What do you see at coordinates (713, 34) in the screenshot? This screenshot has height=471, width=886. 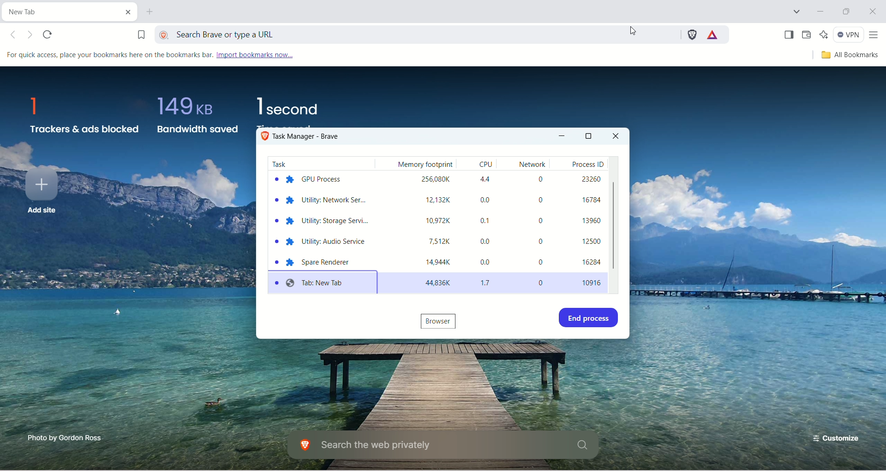 I see `rewards` at bounding box center [713, 34].